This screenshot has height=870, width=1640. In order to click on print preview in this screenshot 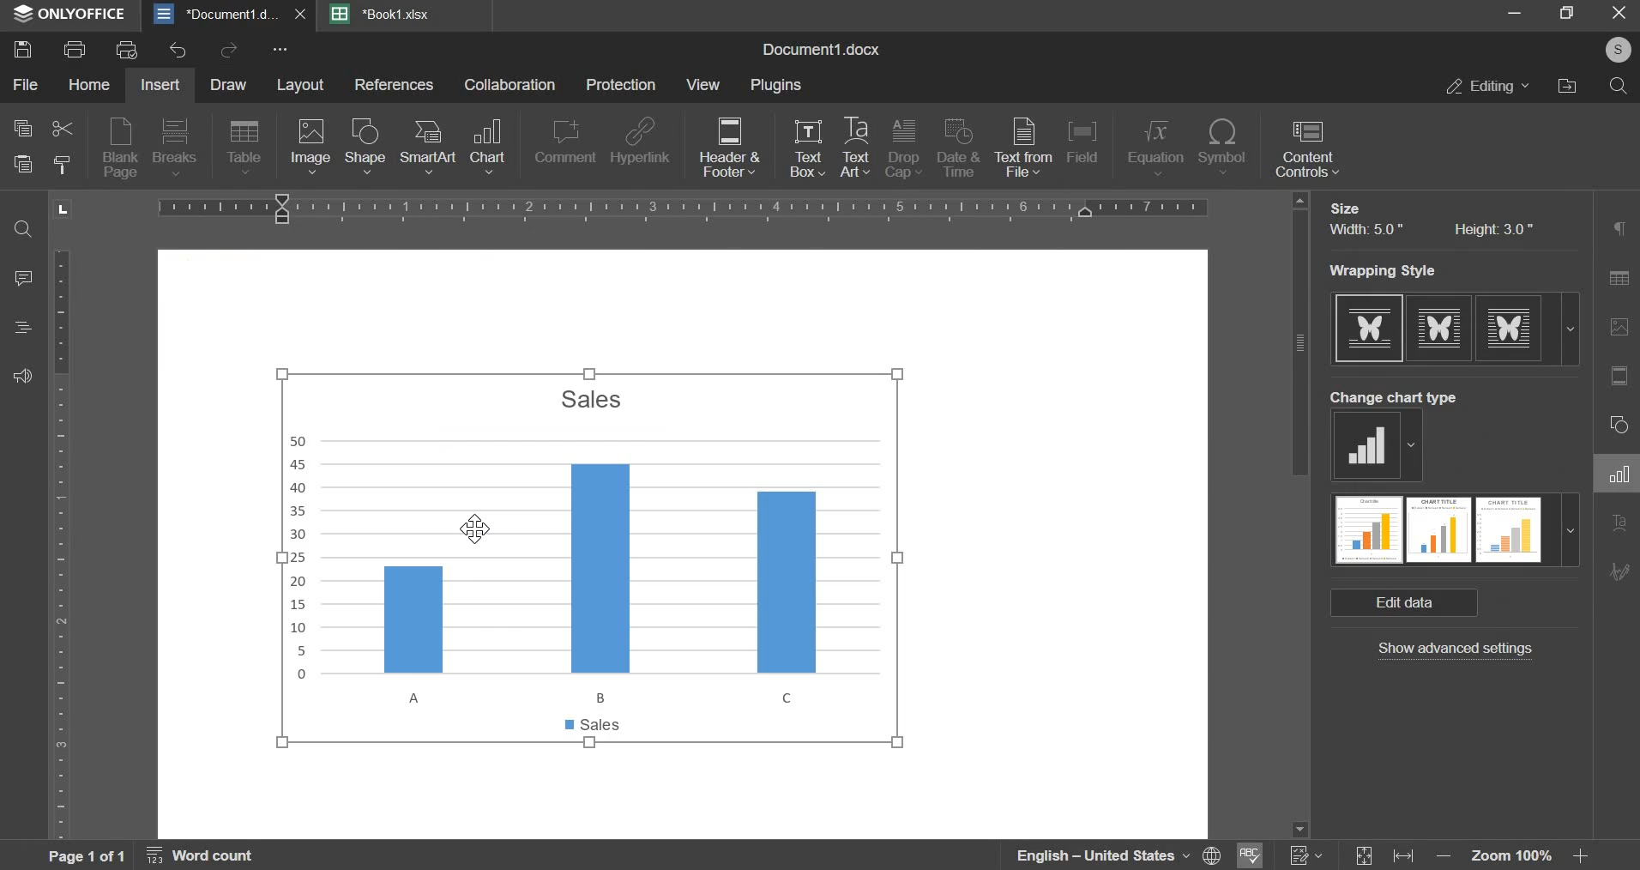, I will do `click(129, 49)`.